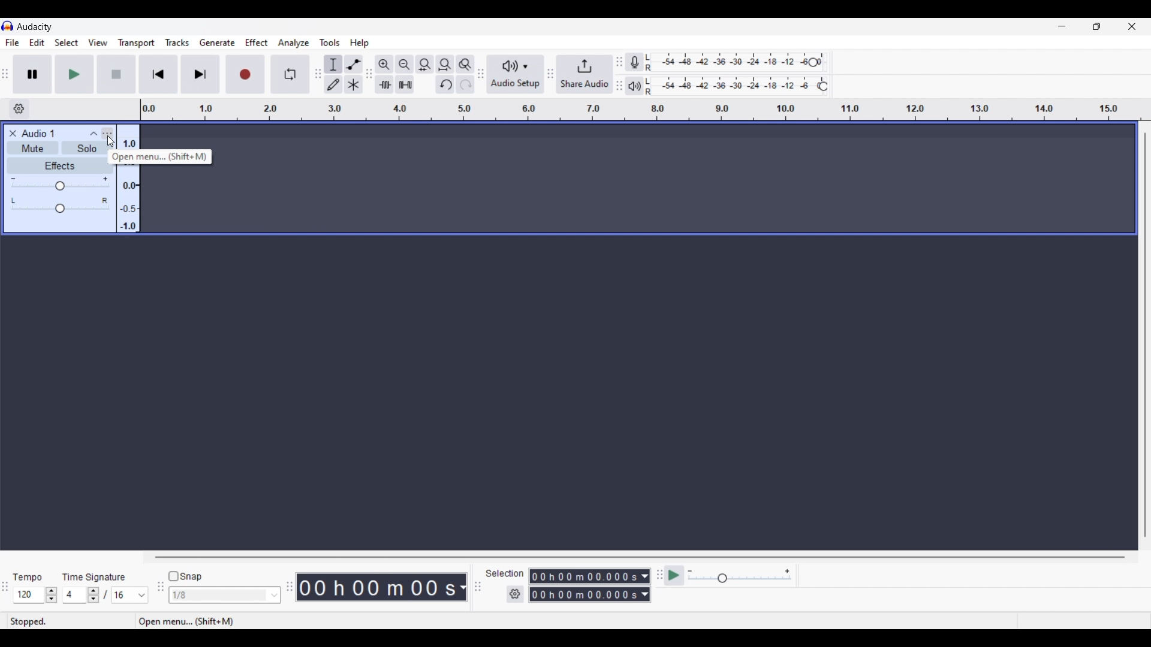 Image resolution: width=1151 pixels, height=647 pixels. Describe the element at coordinates (94, 595) in the screenshot. I see `Increase/Decrease time signature` at that location.